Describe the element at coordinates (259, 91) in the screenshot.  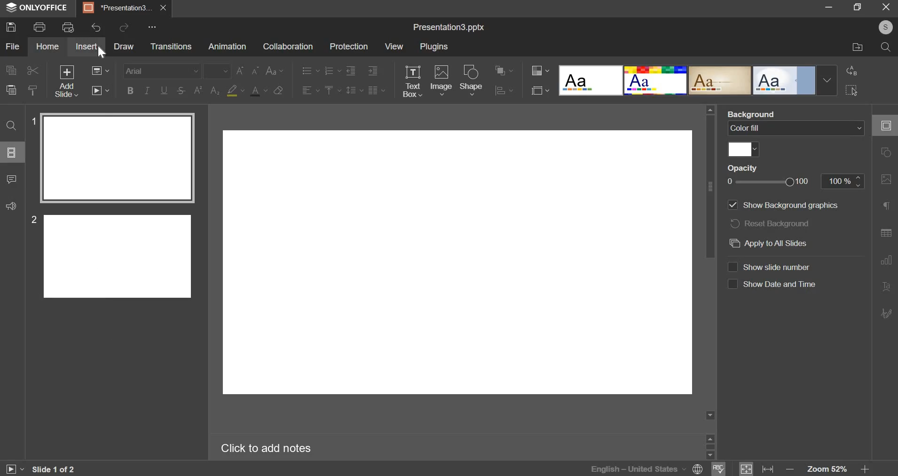
I see `font color` at that location.